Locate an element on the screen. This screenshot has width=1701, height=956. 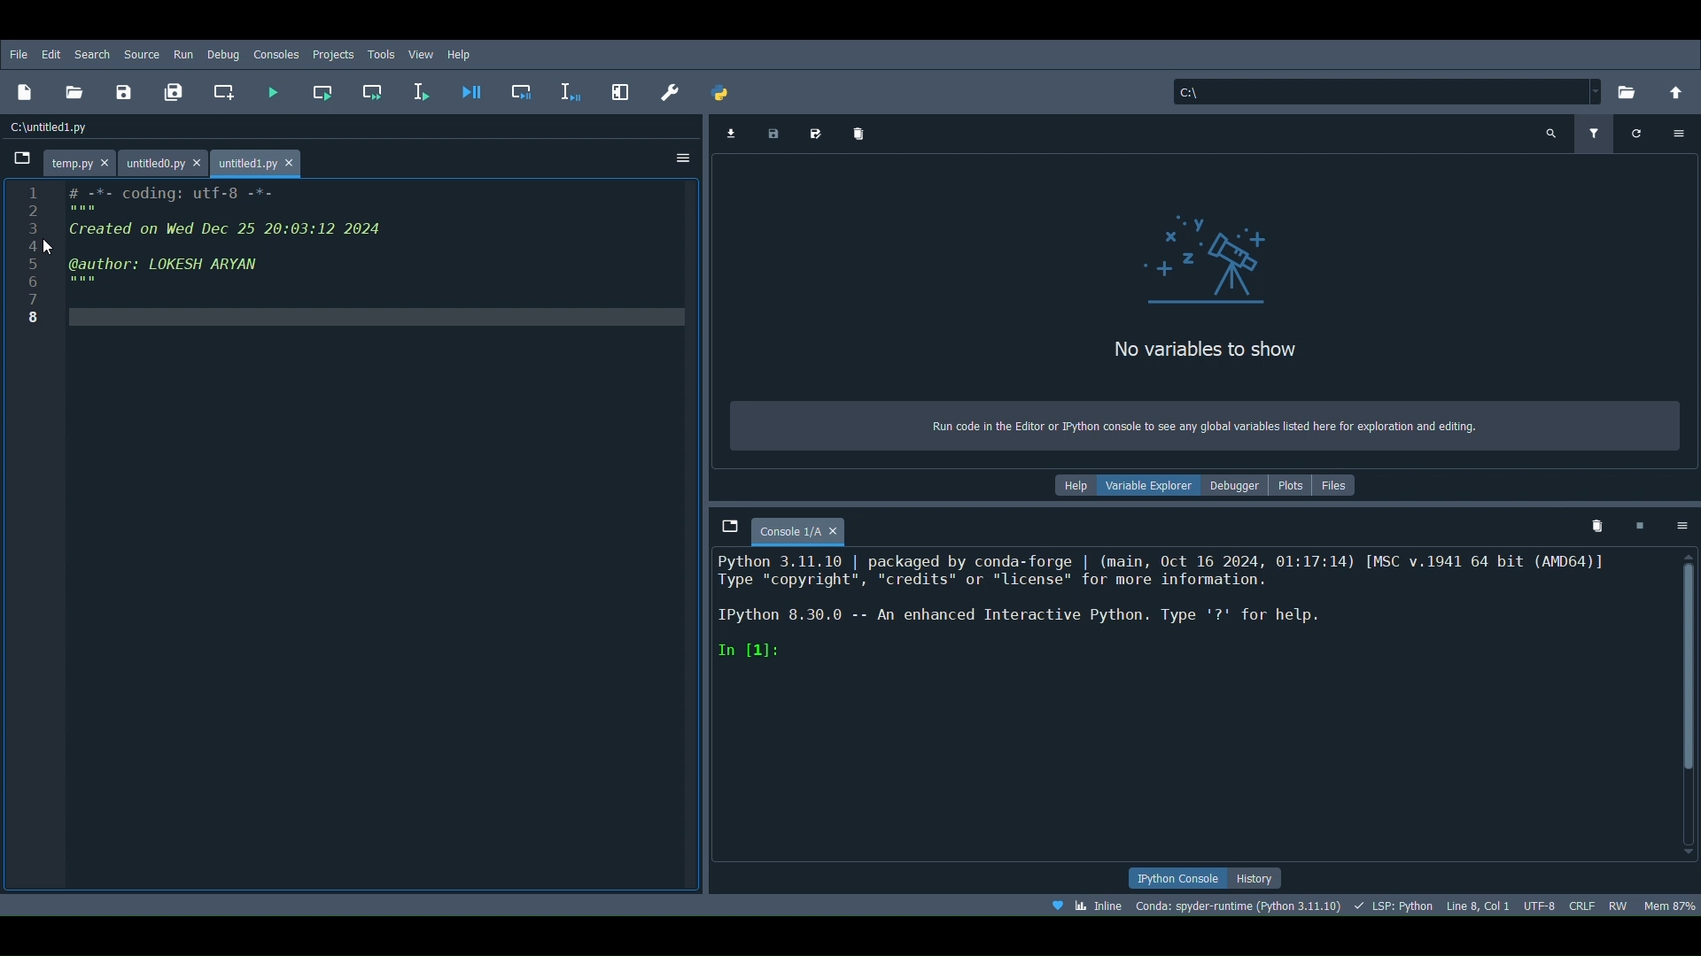
Remove all variables is located at coordinates (859, 135).